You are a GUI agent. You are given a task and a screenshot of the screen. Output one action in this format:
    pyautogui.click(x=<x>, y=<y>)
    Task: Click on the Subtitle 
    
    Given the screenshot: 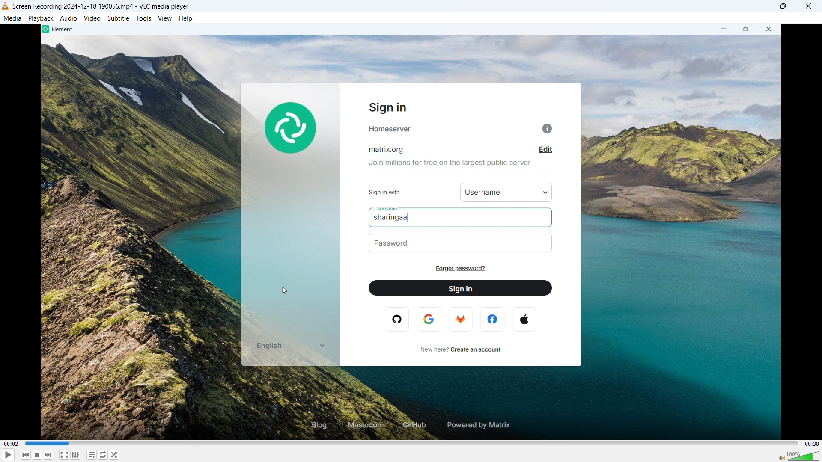 What is the action you would take?
    pyautogui.click(x=118, y=18)
    